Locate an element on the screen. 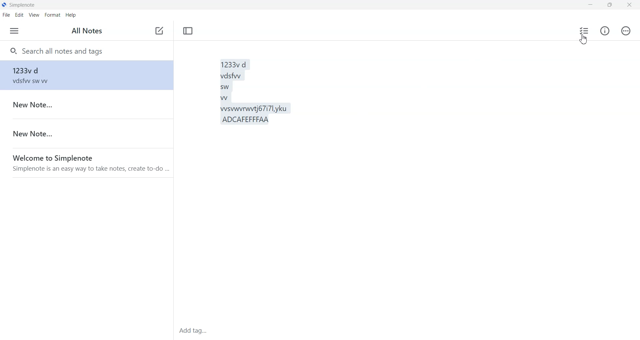 The height and width of the screenshot is (340, 640). 1233v vdsfw TW W wswwwwtj677lyku ADCAFEFFFAA is located at coordinates (377, 178).